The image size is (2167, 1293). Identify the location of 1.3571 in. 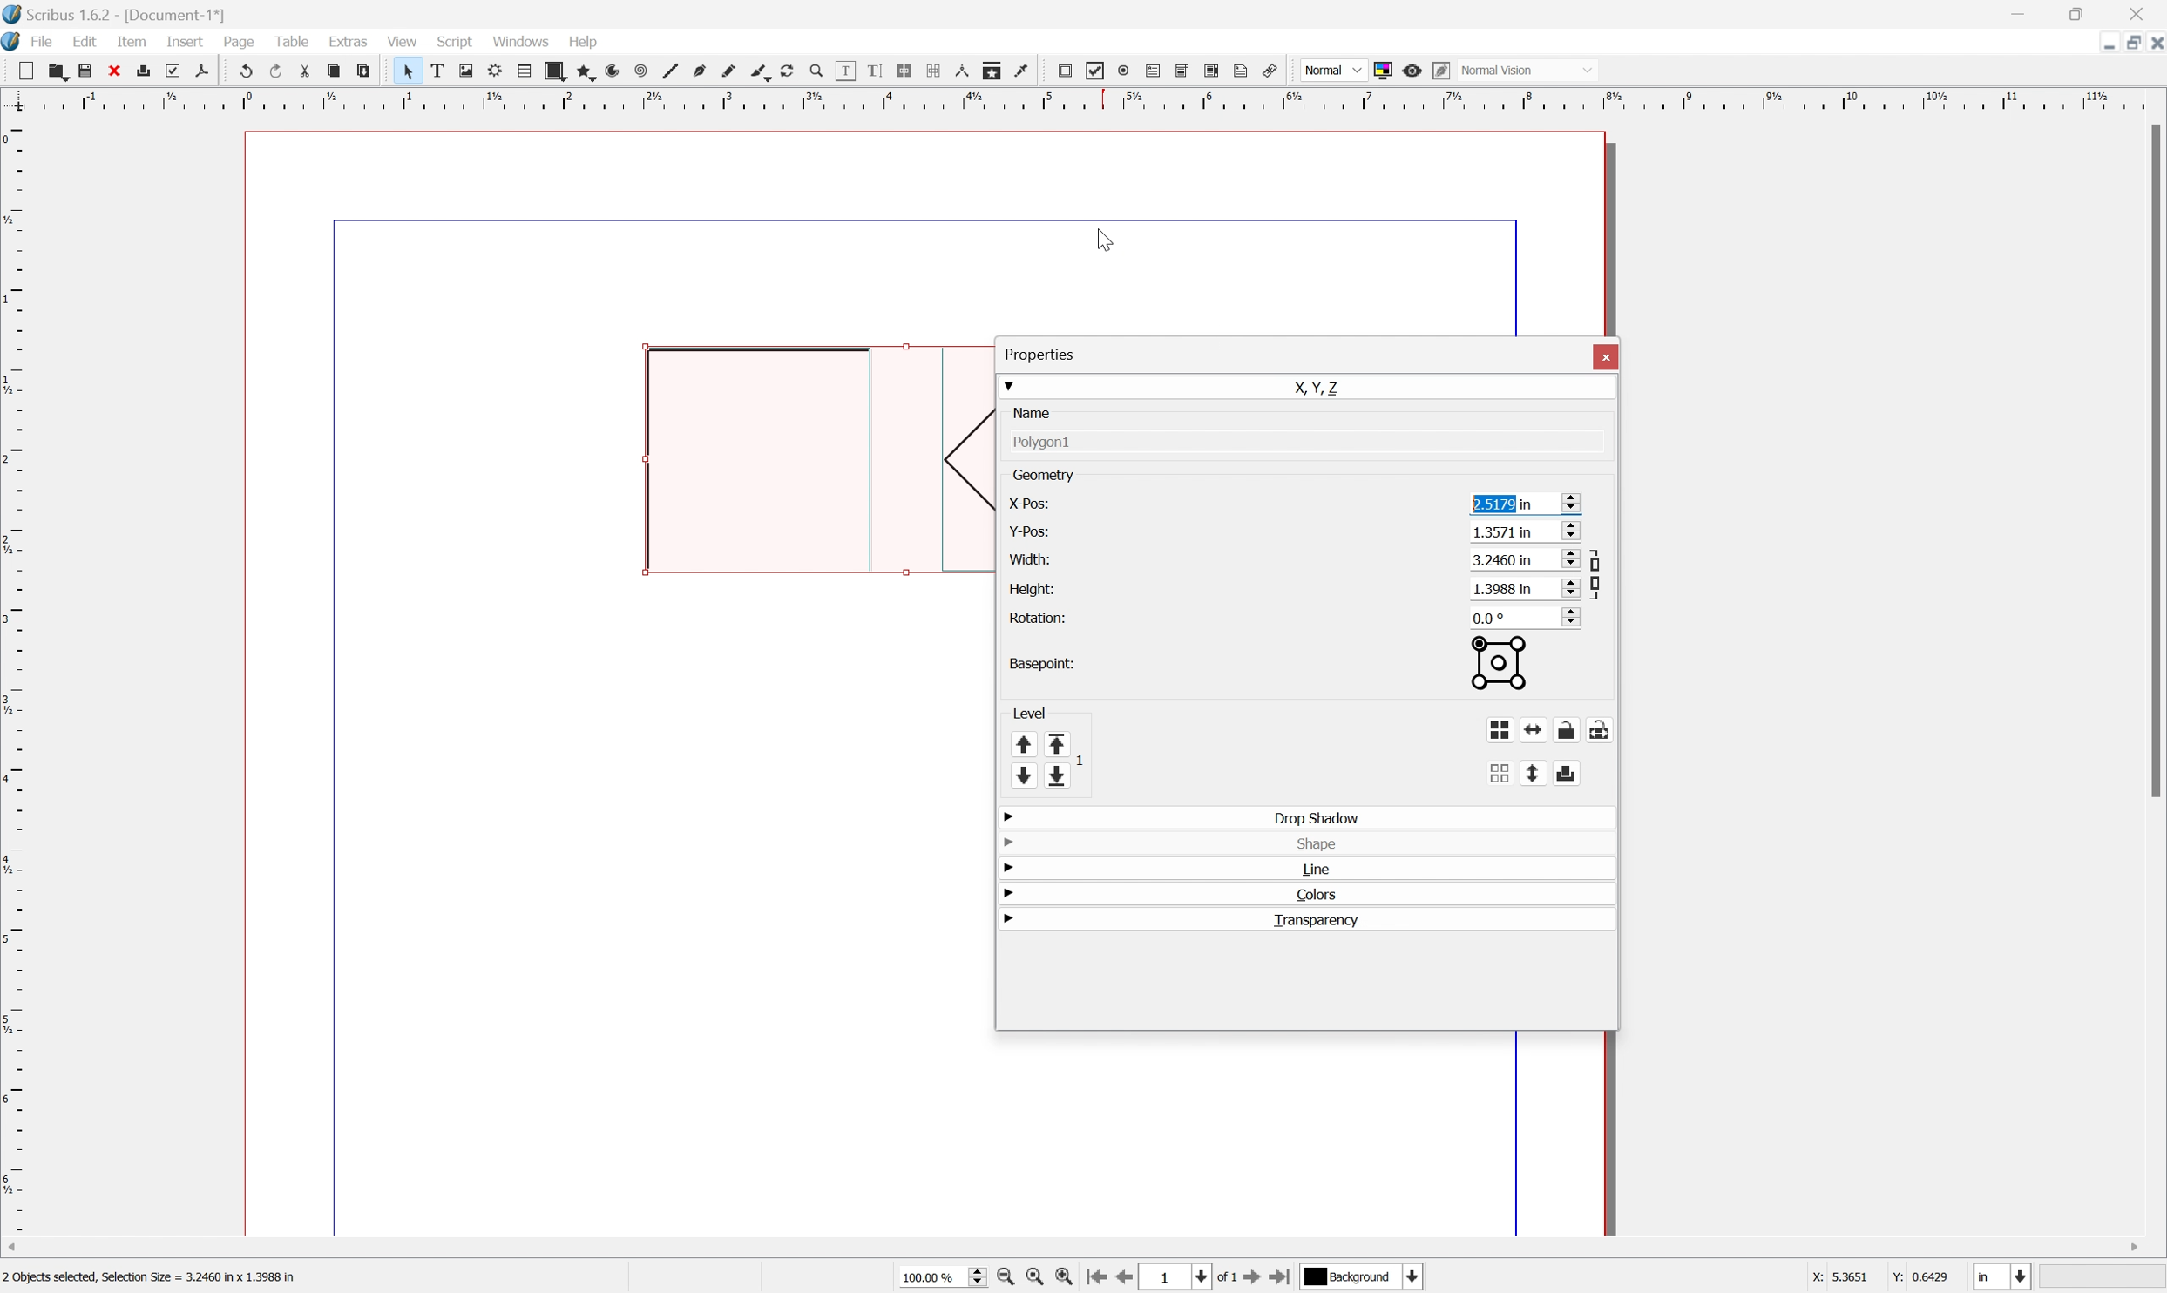
(1524, 531).